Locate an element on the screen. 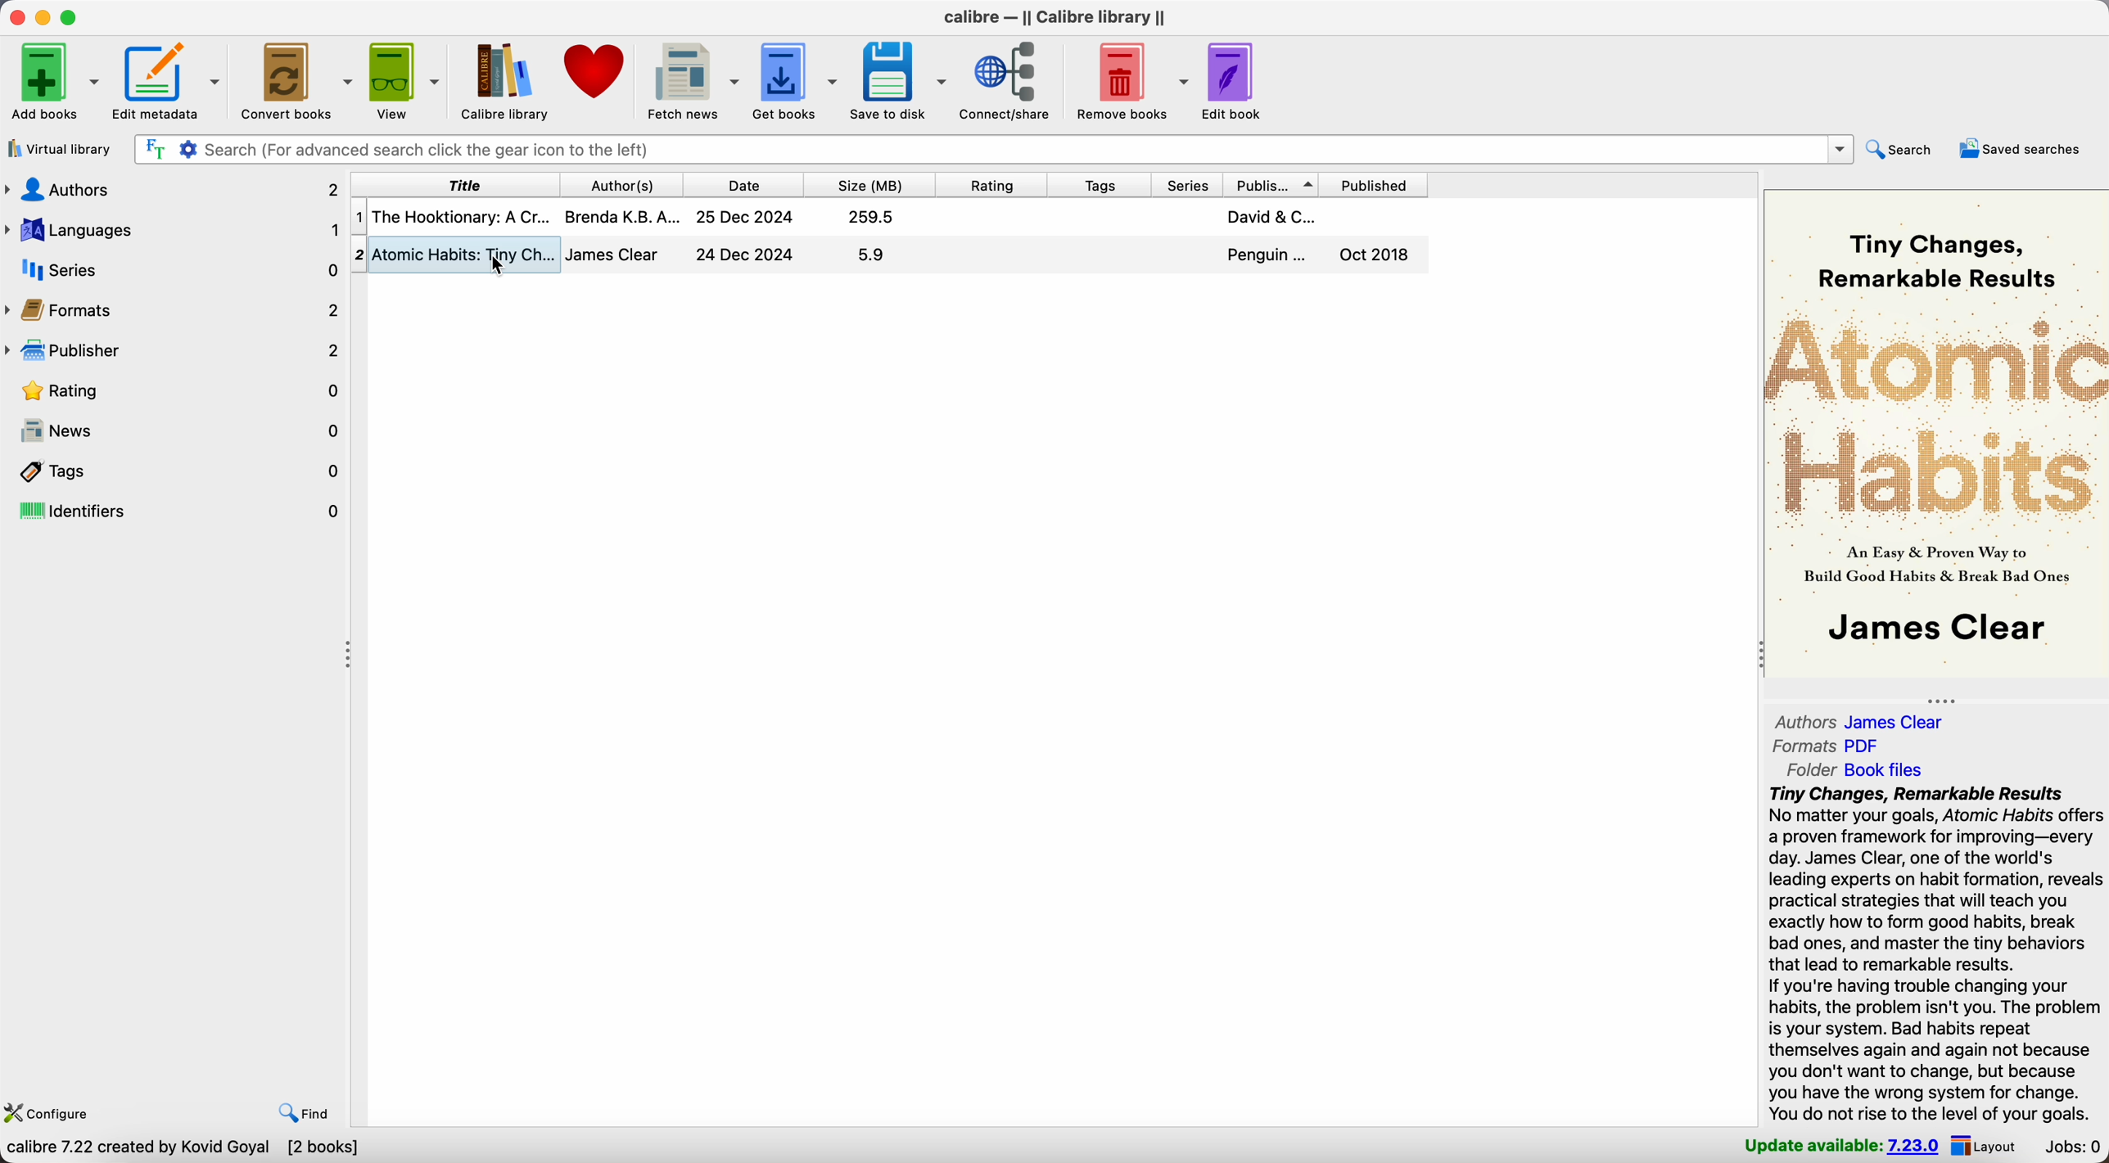 The image size is (2109, 1163). publisher is located at coordinates (1275, 183).